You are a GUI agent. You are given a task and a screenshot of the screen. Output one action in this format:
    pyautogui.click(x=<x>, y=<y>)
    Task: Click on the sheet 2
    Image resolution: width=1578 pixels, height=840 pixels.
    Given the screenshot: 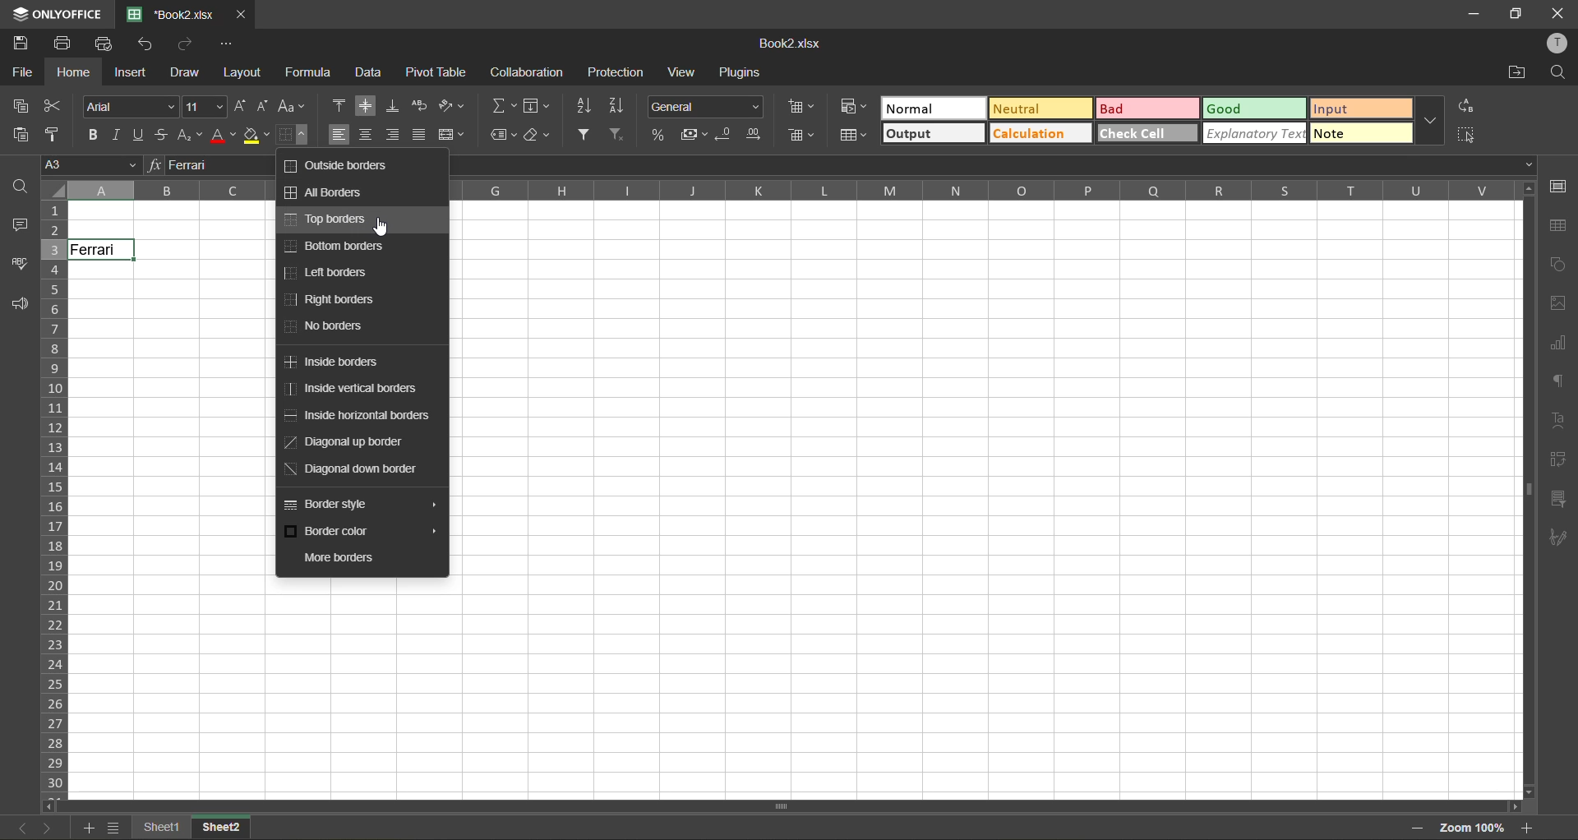 What is the action you would take?
    pyautogui.click(x=230, y=828)
    